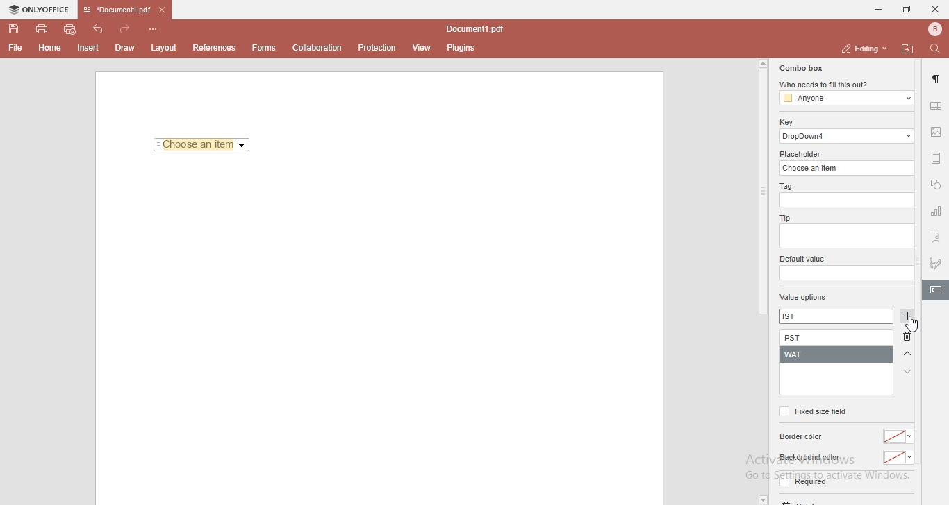 The image size is (949, 505). What do you see at coordinates (802, 484) in the screenshot?
I see `required` at bounding box center [802, 484].